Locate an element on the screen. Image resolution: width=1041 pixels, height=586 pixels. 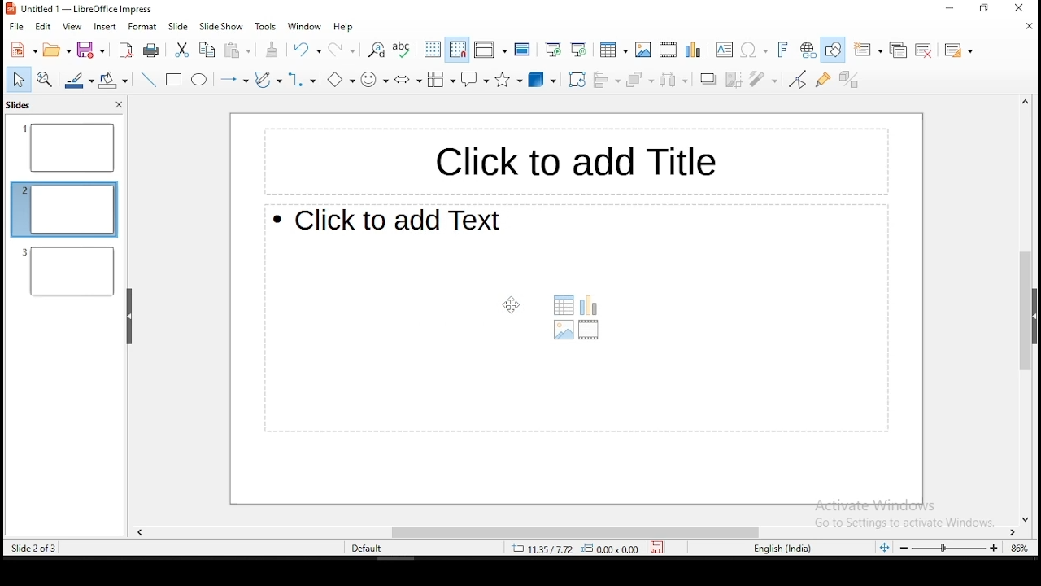
flowchart is located at coordinates (439, 81).